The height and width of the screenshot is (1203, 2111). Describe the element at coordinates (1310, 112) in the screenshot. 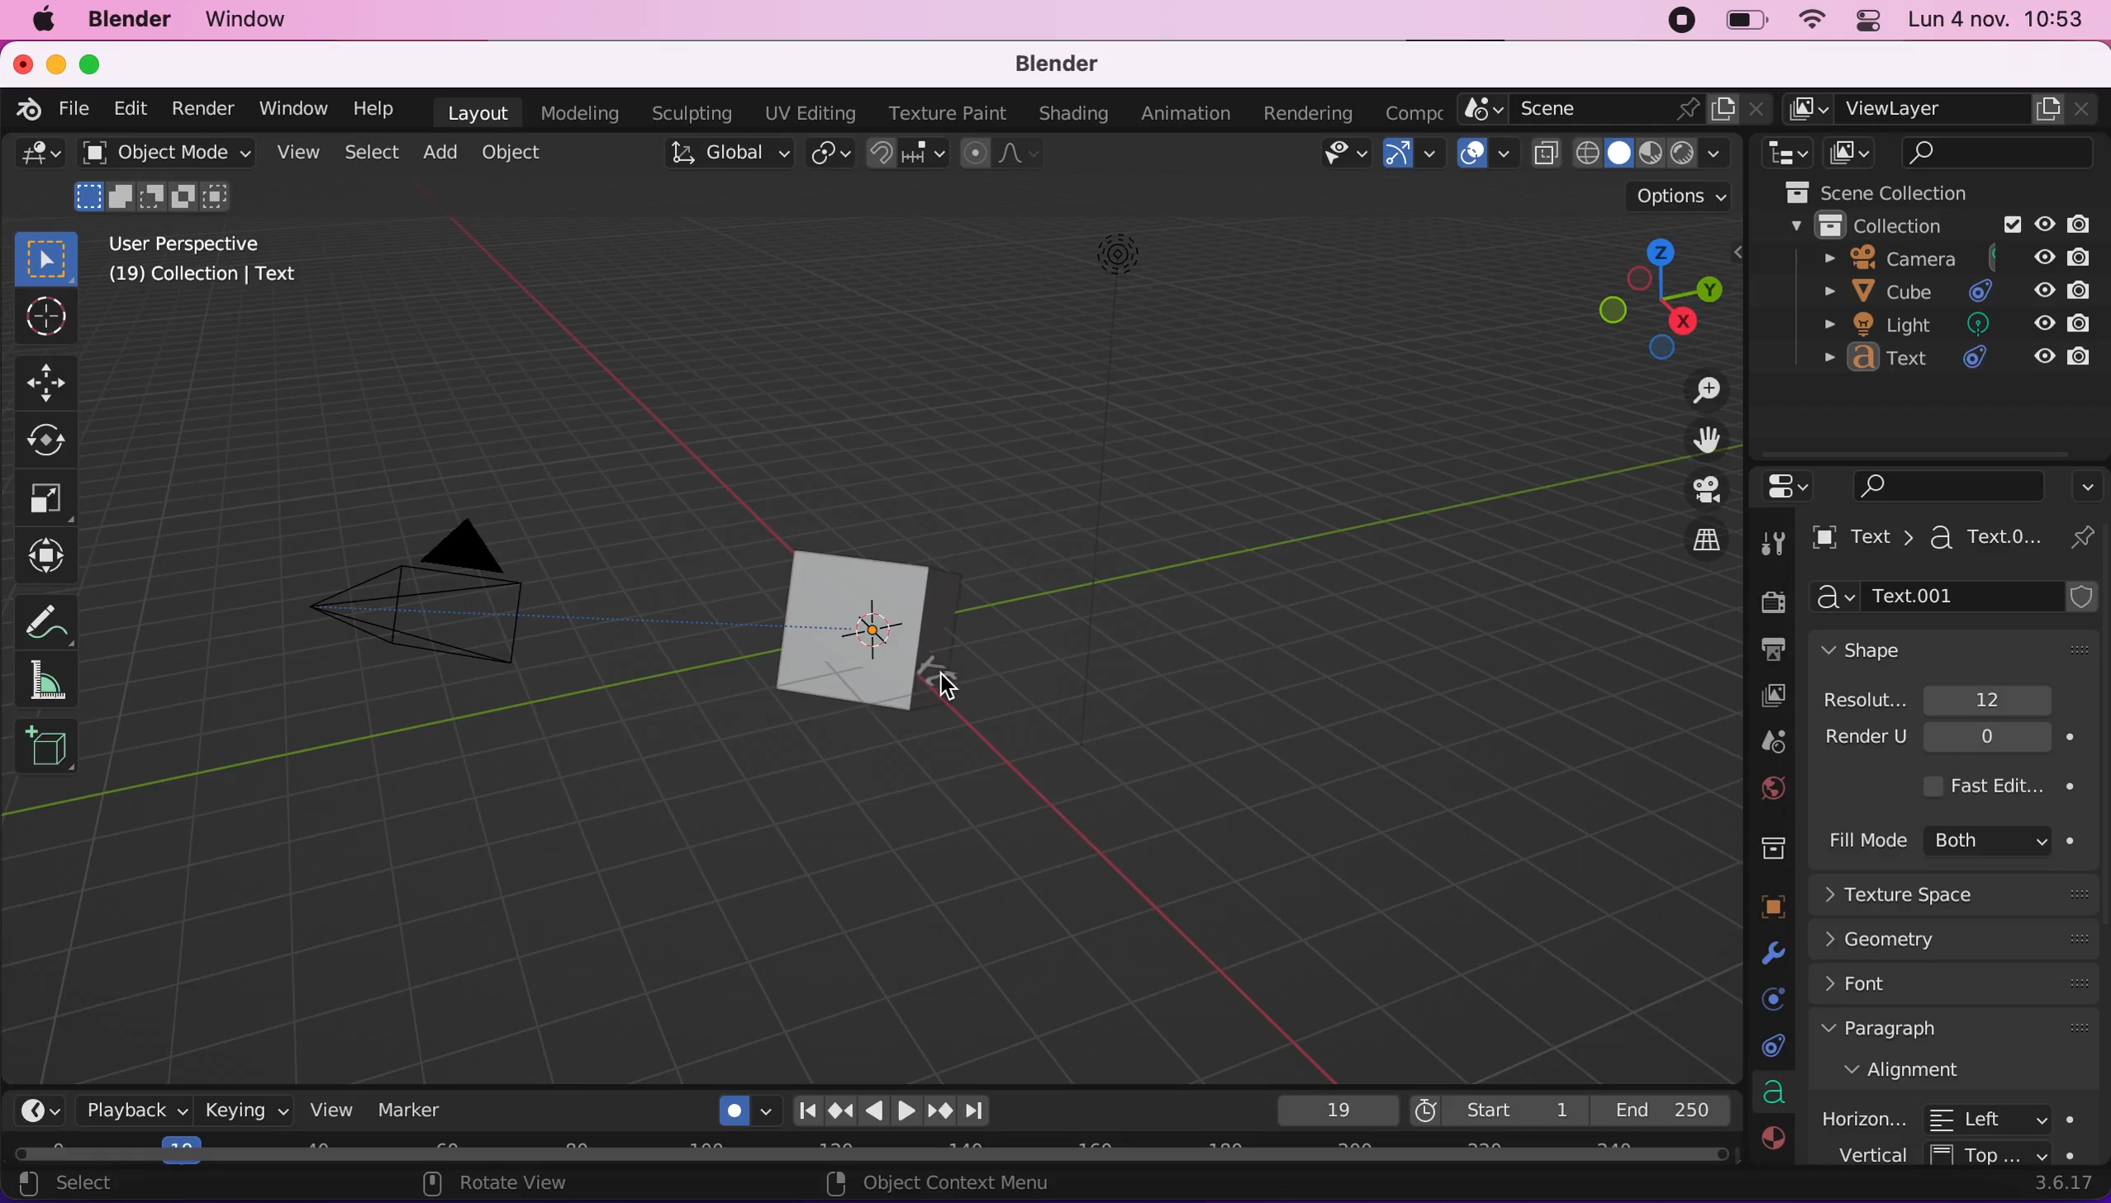

I see `rendering` at that location.